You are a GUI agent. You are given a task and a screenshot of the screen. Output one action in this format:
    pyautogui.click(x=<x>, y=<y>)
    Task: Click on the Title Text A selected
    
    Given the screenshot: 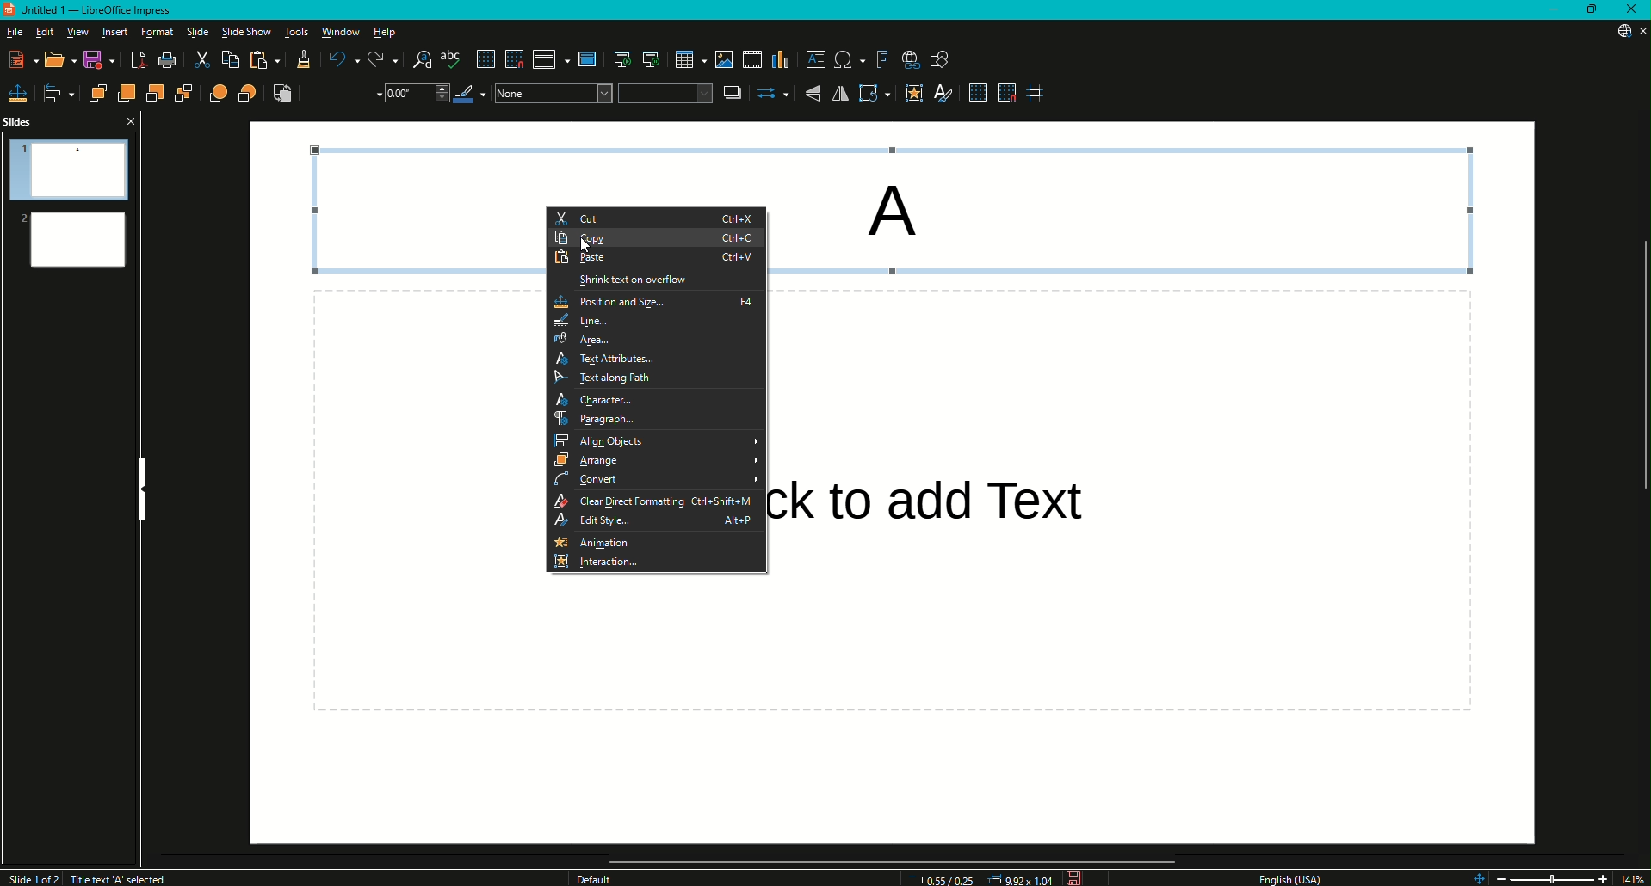 What is the action you would take?
    pyautogui.click(x=131, y=877)
    